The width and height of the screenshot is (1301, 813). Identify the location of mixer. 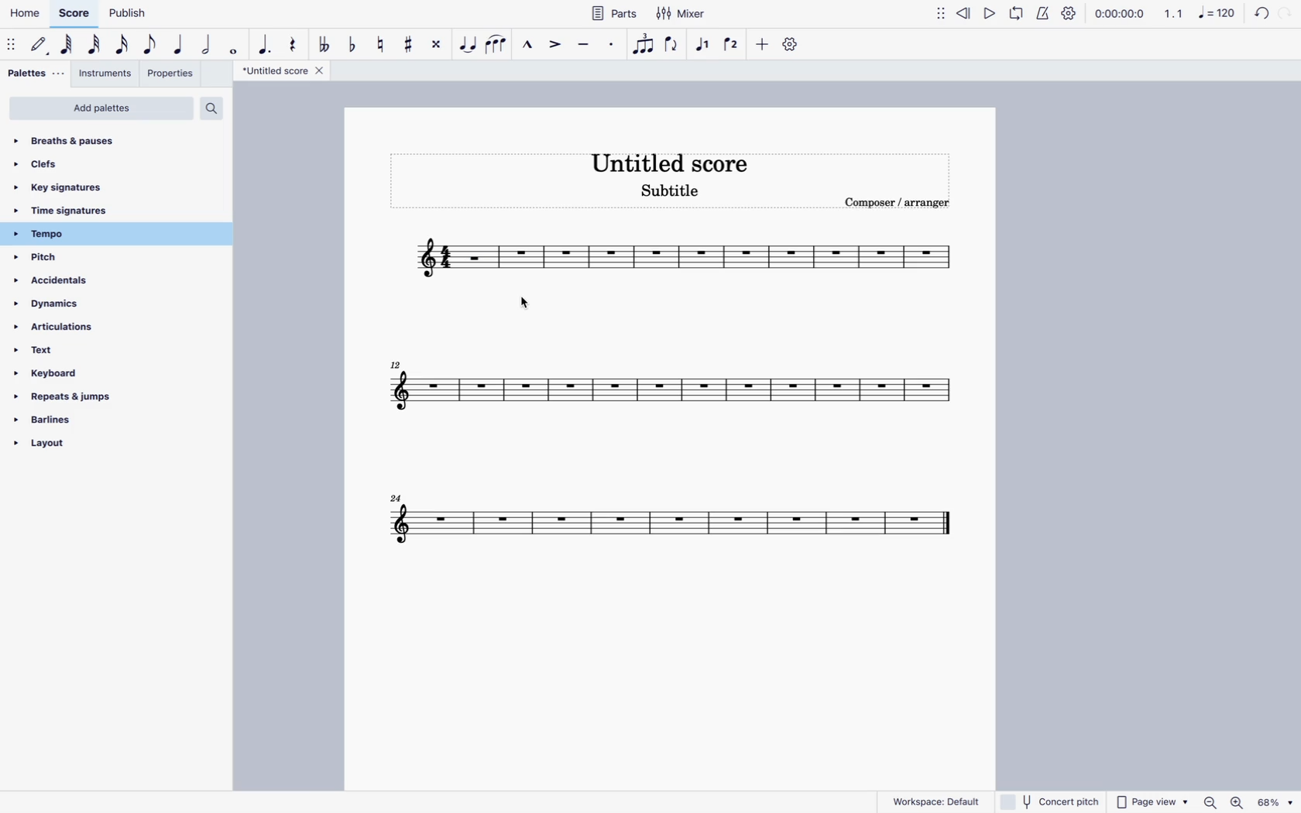
(681, 15).